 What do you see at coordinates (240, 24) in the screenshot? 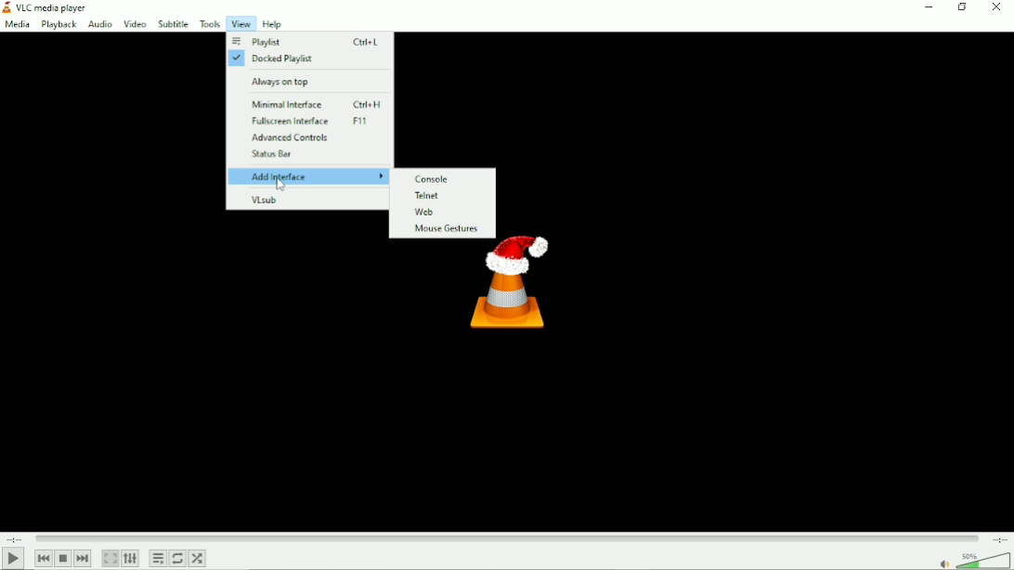
I see `View` at bounding box center [240, 24].